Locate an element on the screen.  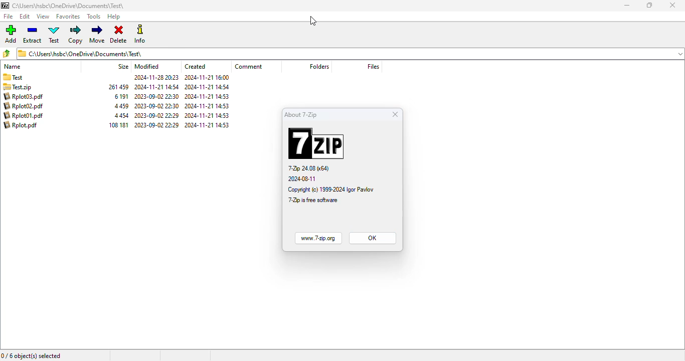
Test  is located at coordinates (28, 78).